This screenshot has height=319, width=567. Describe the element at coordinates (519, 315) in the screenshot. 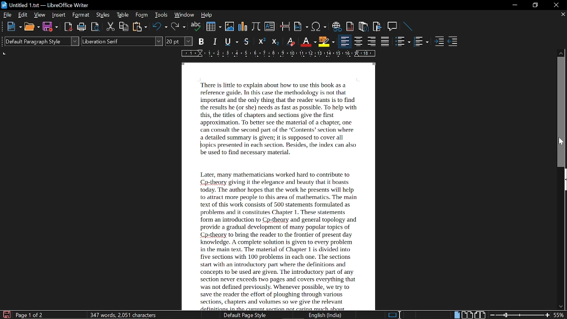

I see `change zoom` at that location.